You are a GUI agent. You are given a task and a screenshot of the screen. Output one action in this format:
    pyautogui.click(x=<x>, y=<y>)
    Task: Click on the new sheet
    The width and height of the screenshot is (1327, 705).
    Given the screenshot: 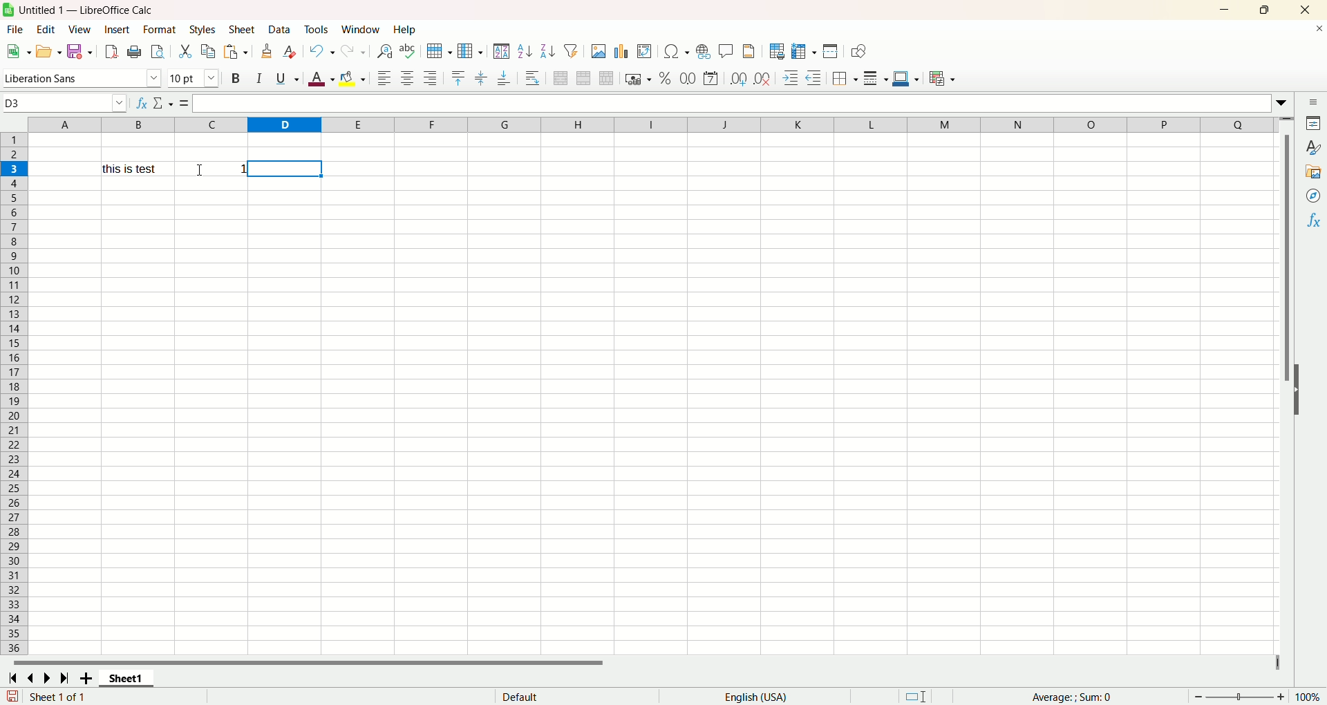 What is the action you would take?
    pyautogui.click(x=88, y=679)
    